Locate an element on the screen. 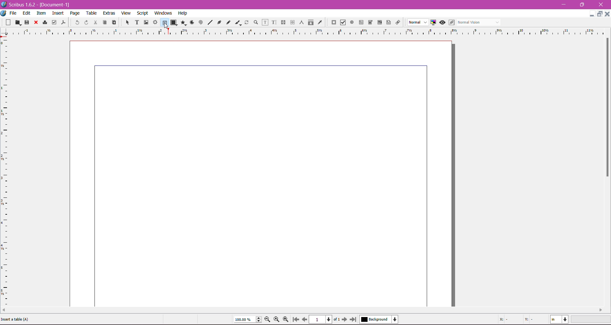 The width and height of the screenshot is (611, 325). Zoom out is located at coordinates (269, 319).